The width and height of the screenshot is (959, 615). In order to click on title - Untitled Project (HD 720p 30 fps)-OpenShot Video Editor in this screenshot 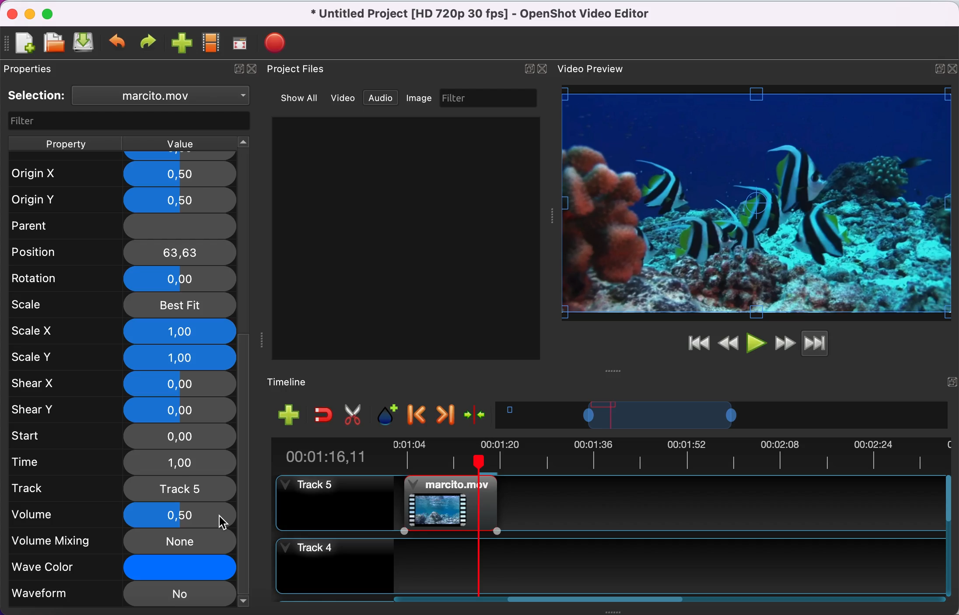, I will do `click(494, 15)`.